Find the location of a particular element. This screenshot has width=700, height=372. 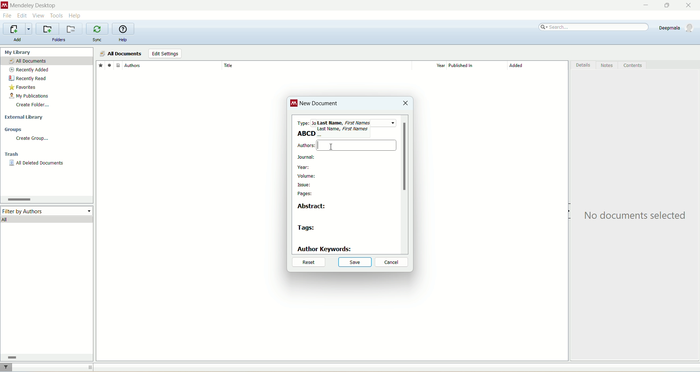

authors is located at coordinates (306, 146).